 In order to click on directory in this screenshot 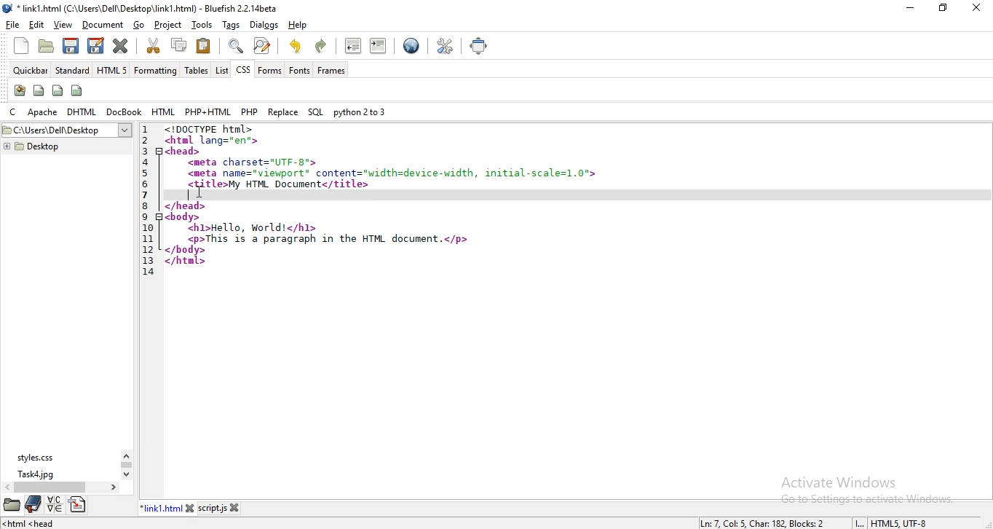, I will do `click(78, 504)`.